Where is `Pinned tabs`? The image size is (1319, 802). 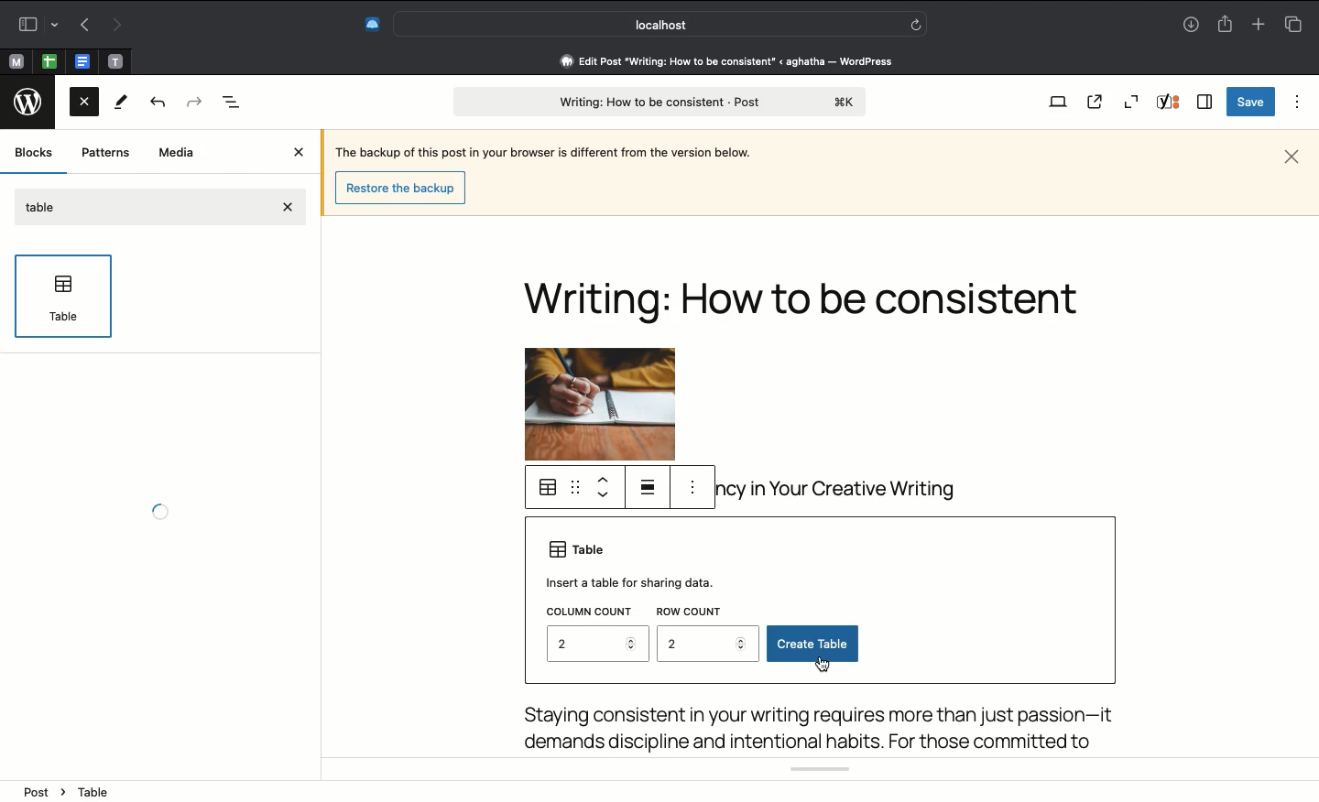 Pinned tabs is located at coordinates (49, 60).